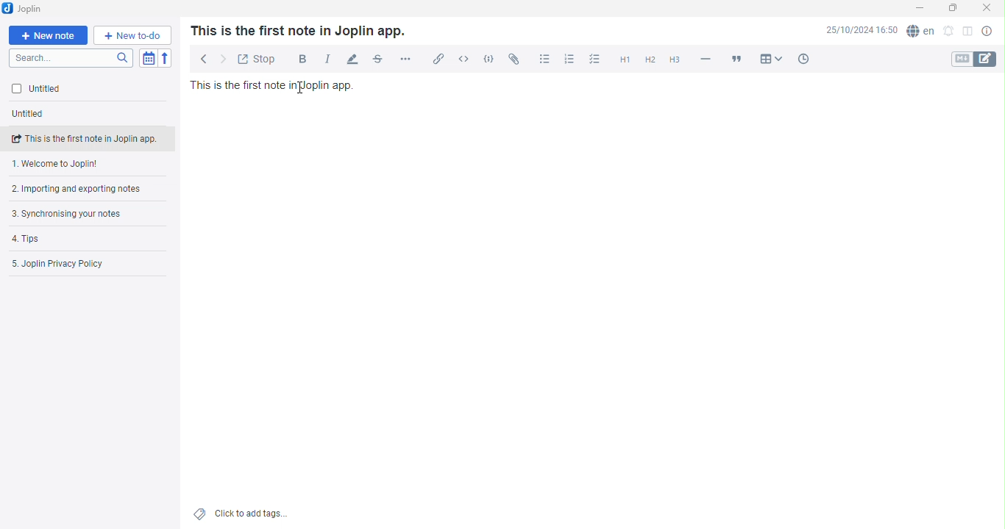 Image resolution: width=1005 pixels, height=529 pixels. What do you see at coordinates (972, 60) in the screenshot?
I see `Toggle editors` at bounding box center [972, 60].